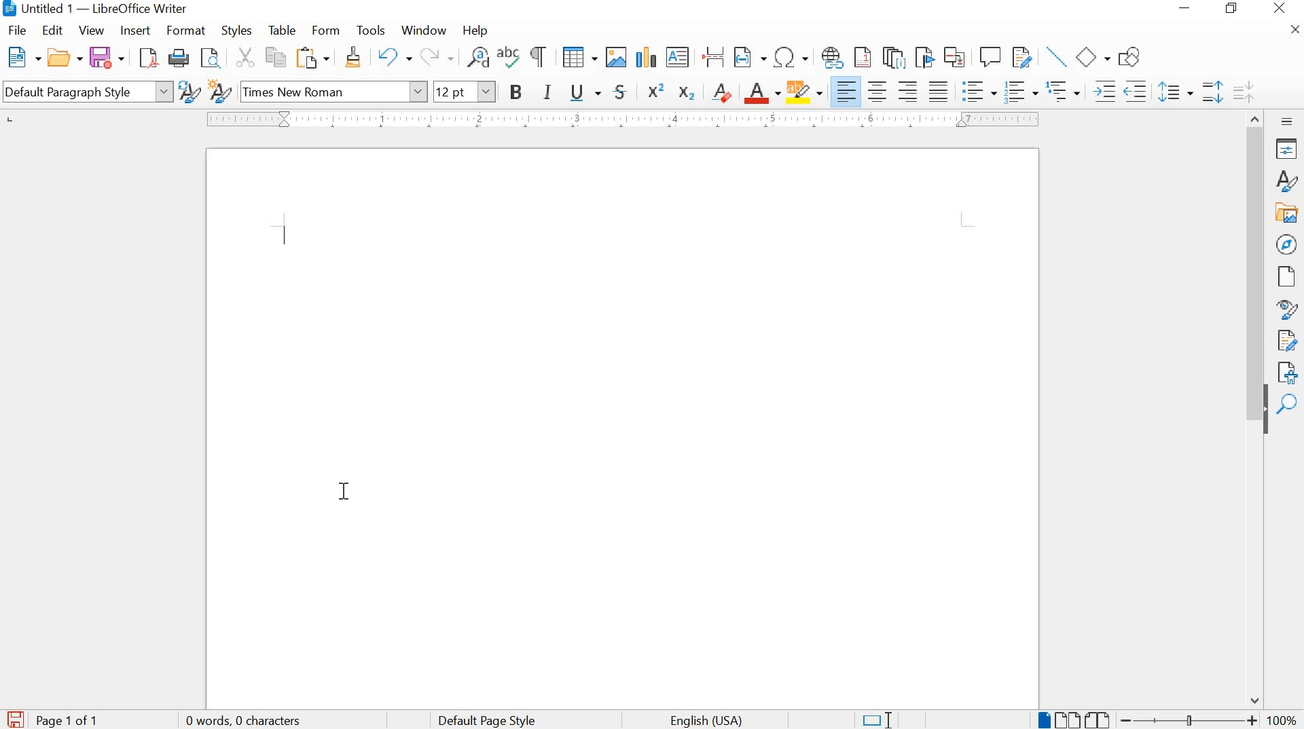 The width and height of the screenshot is (1304, 729). What do you see at coordinates (236, 32) in the screenshot?
I see `STYLES` at bounding box center [236, 32].